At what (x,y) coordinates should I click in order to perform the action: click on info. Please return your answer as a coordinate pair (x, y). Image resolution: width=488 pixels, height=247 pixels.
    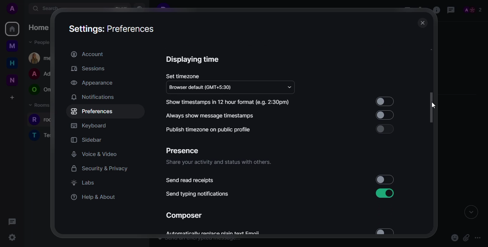
    Looking at the image, I should click on (435, 10).